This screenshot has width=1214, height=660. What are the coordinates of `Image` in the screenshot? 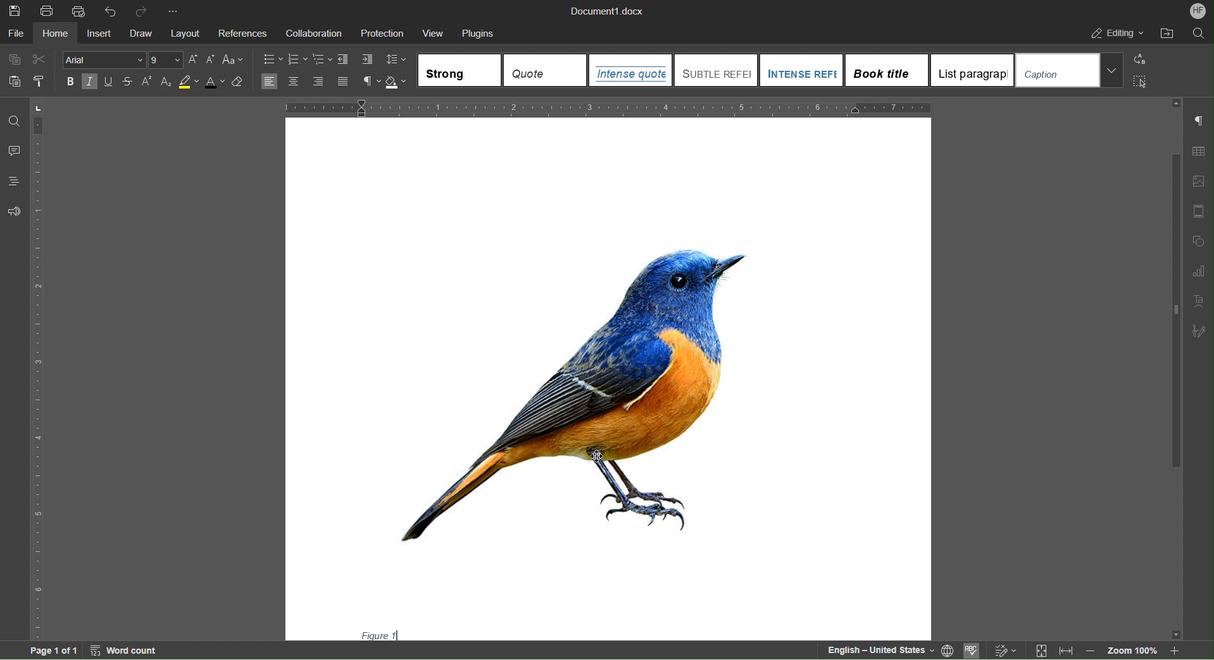 It's located at (573, 392).